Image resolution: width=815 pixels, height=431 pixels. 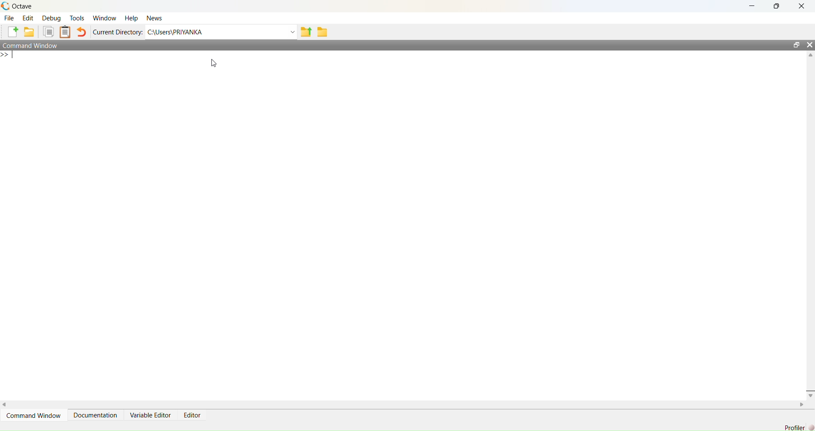 What do you see at coordinates (10, 56) in the screenshot?
I see `Prompt cursor` at bounding box center [10, 56].